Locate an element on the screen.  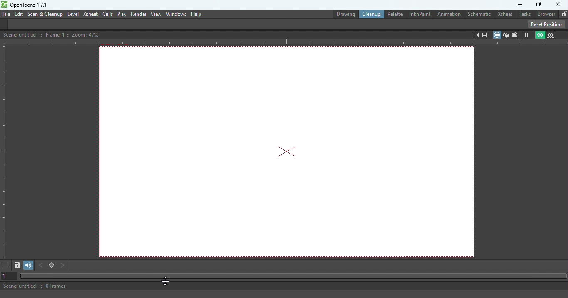
View is located at coordinates (156, 14).